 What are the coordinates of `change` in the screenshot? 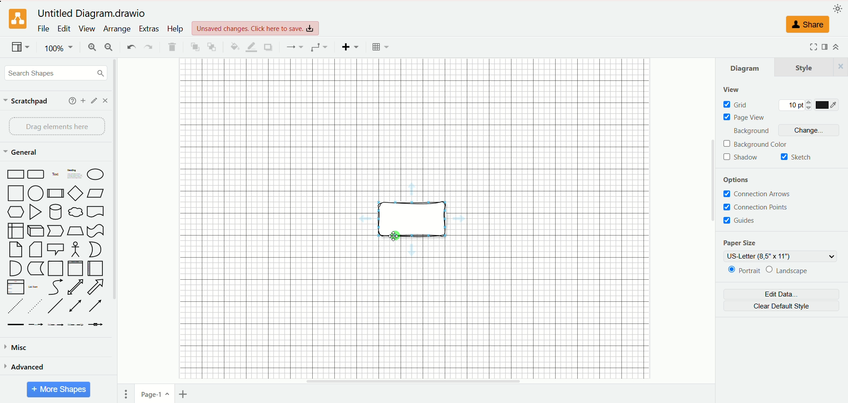 It's located at (811, 130).